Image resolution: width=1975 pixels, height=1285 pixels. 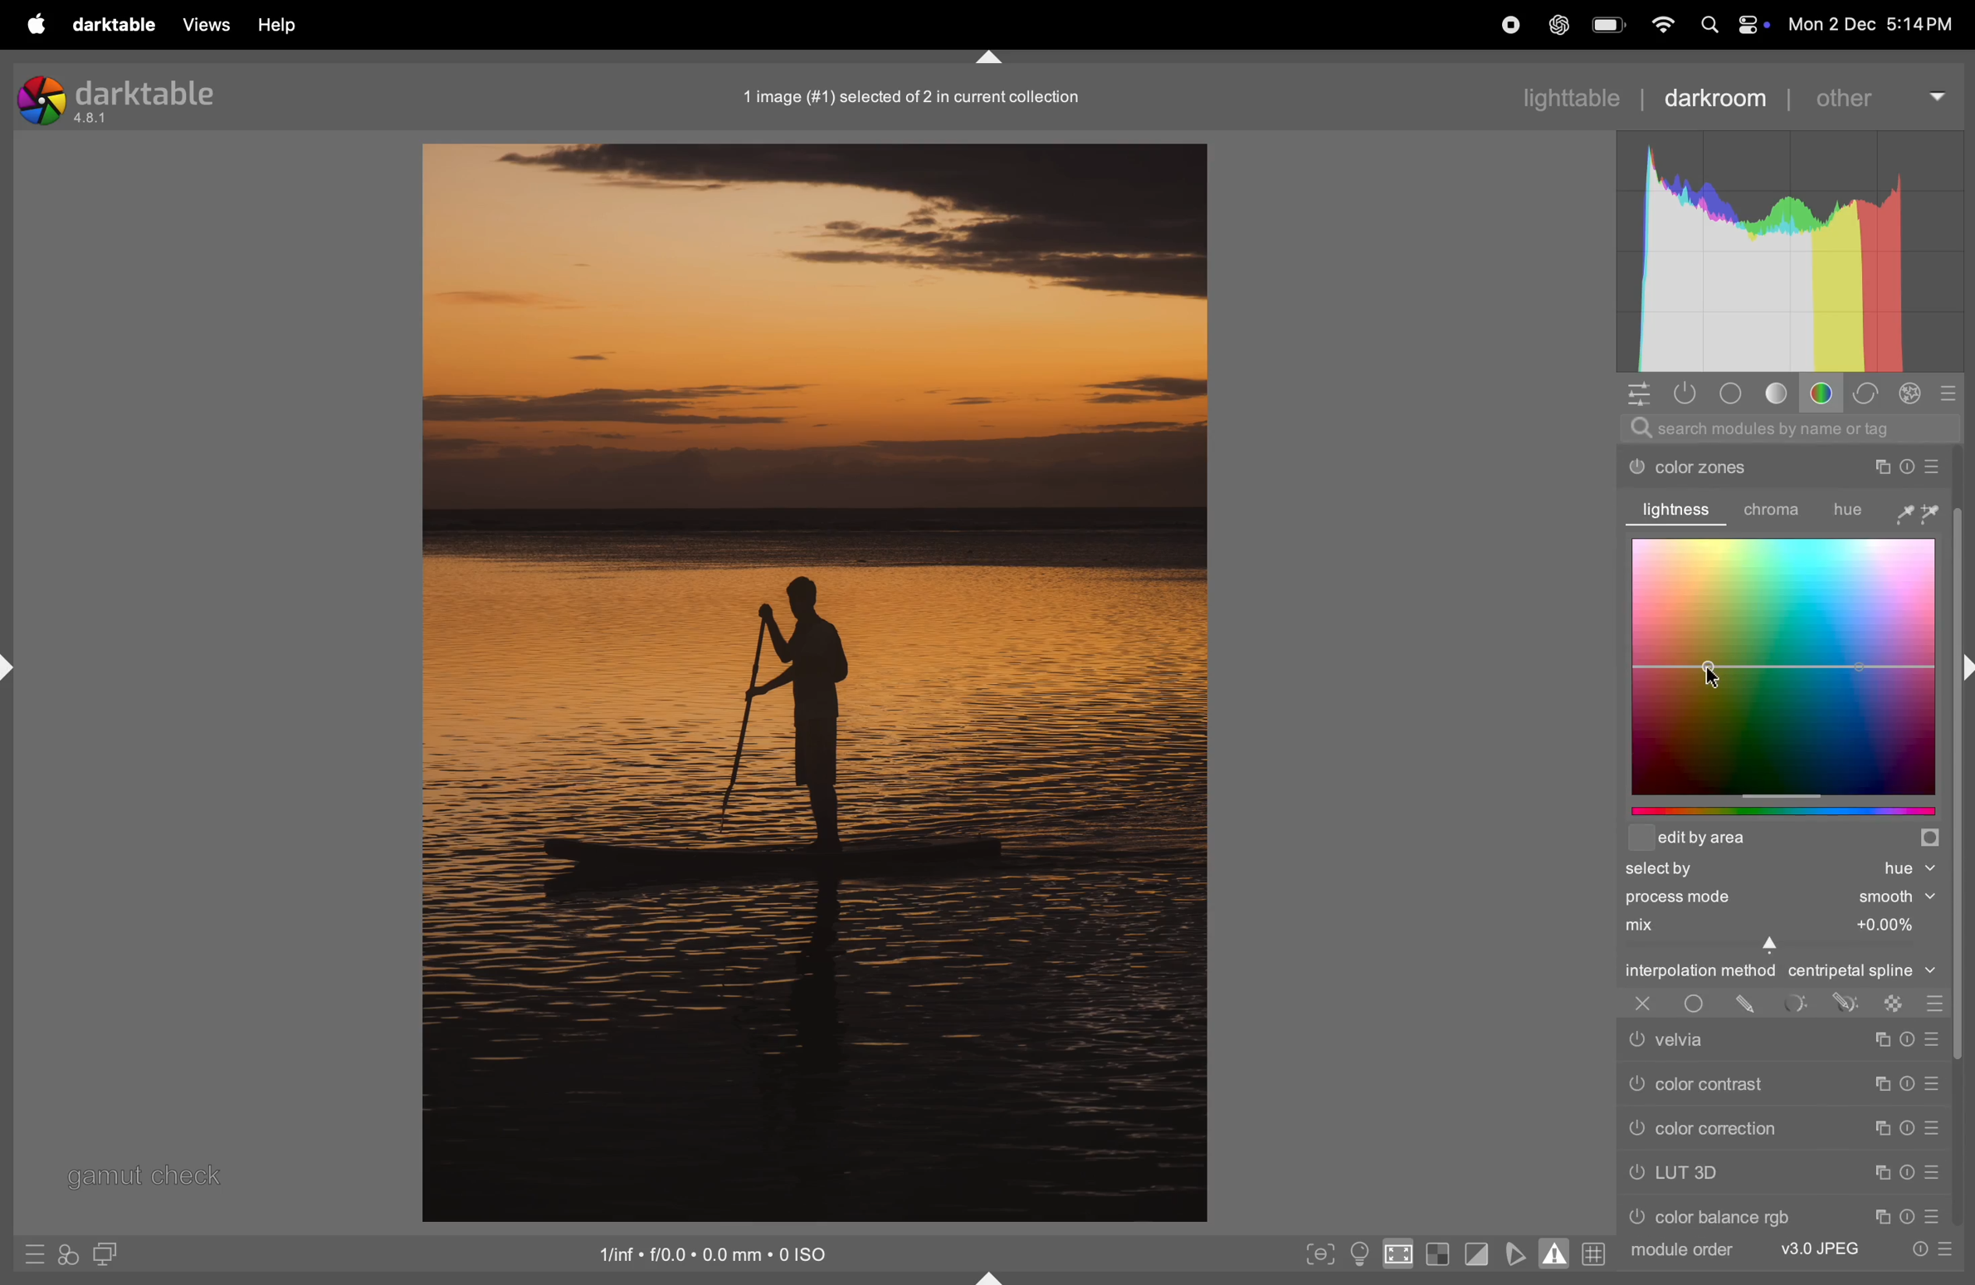 I want to click on lightable, so click(x=1559, y=98).